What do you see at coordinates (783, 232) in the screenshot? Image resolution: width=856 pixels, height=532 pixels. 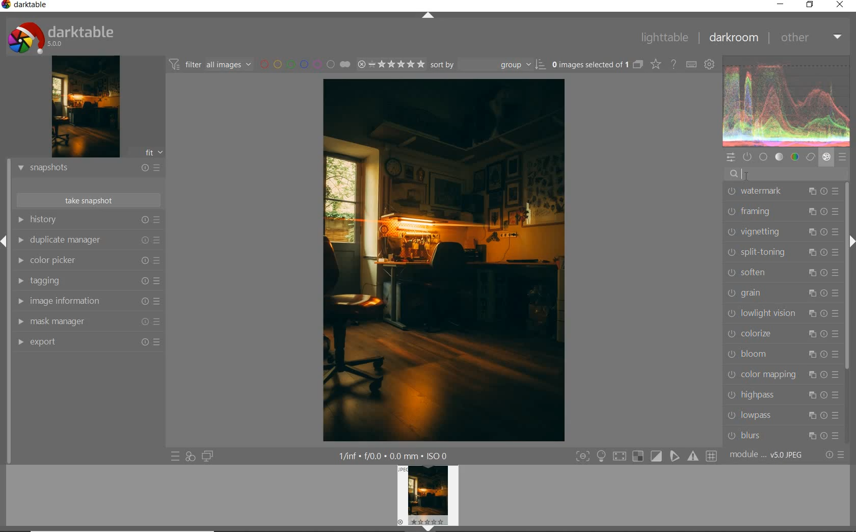 I see `vignetting` at bounding box center [783, 232].